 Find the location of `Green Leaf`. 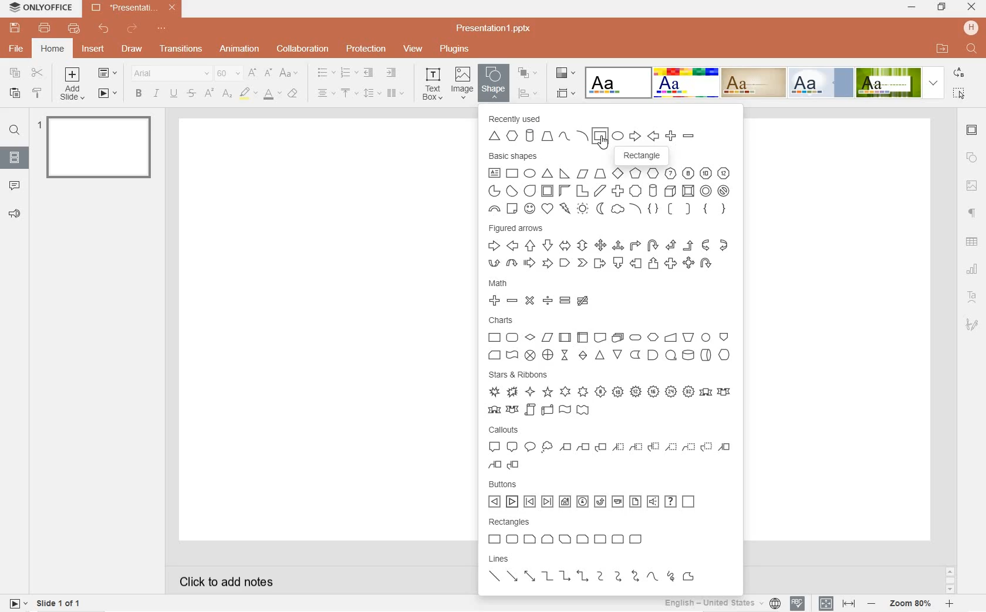

Green Leaf is located at coordinates (888, 82).